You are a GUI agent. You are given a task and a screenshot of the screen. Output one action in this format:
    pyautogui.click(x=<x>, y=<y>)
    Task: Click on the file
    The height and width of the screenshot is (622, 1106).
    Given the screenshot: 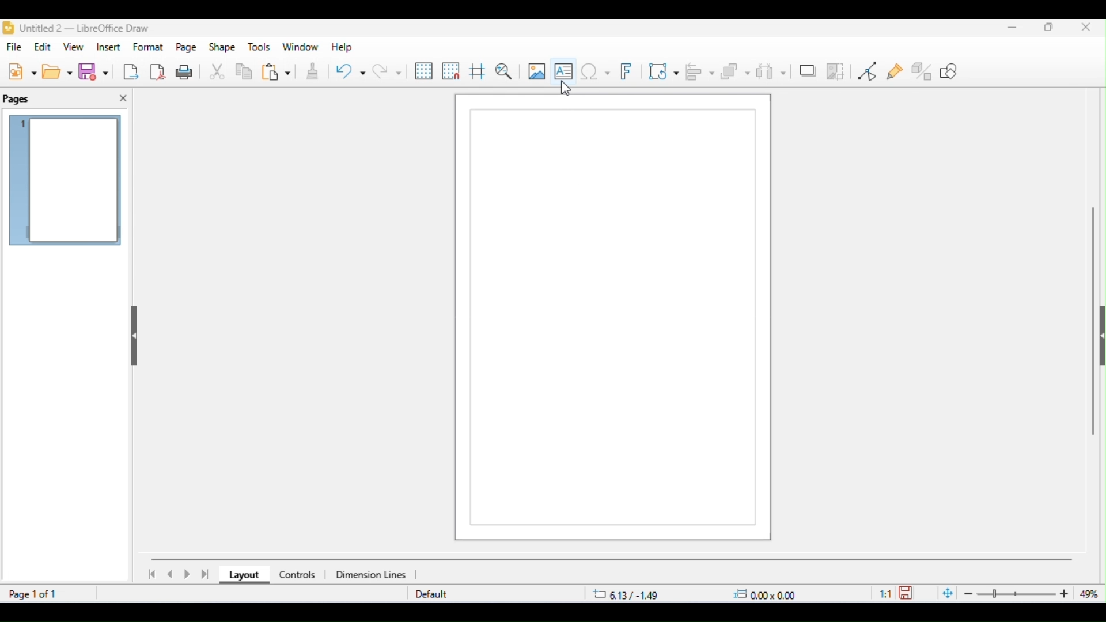 What is the action you would take?
    pyautogui.click(x=16, y=48)
    